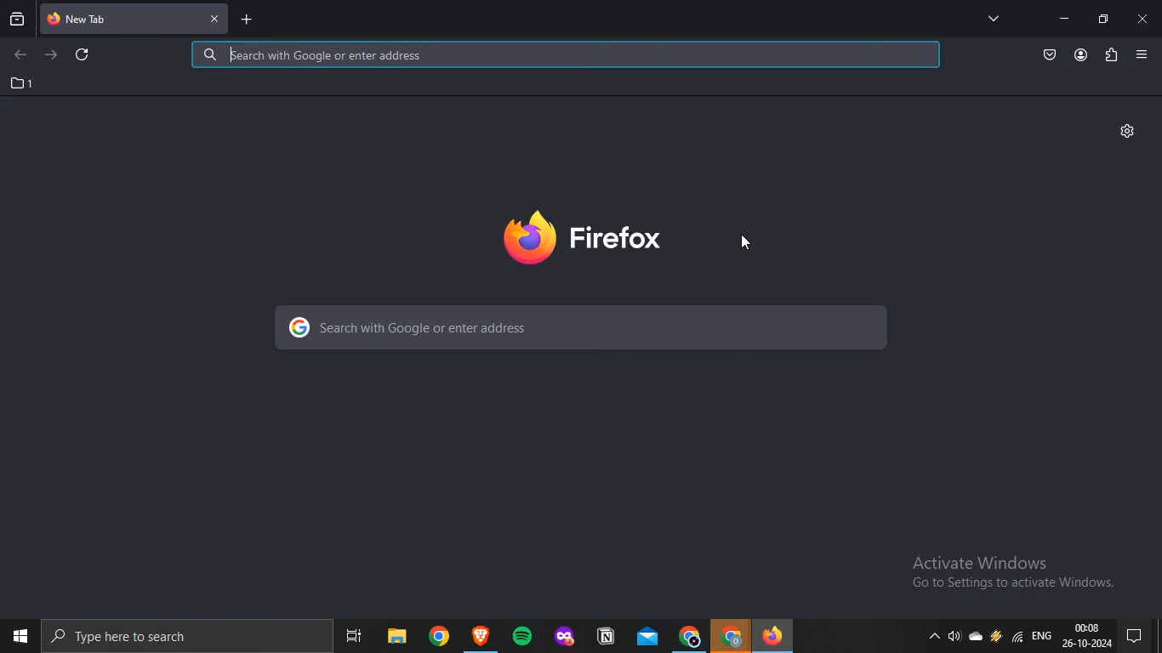  Describe the element at coordinates (687, 635) in the screenshot. I see `chrome` at that location.